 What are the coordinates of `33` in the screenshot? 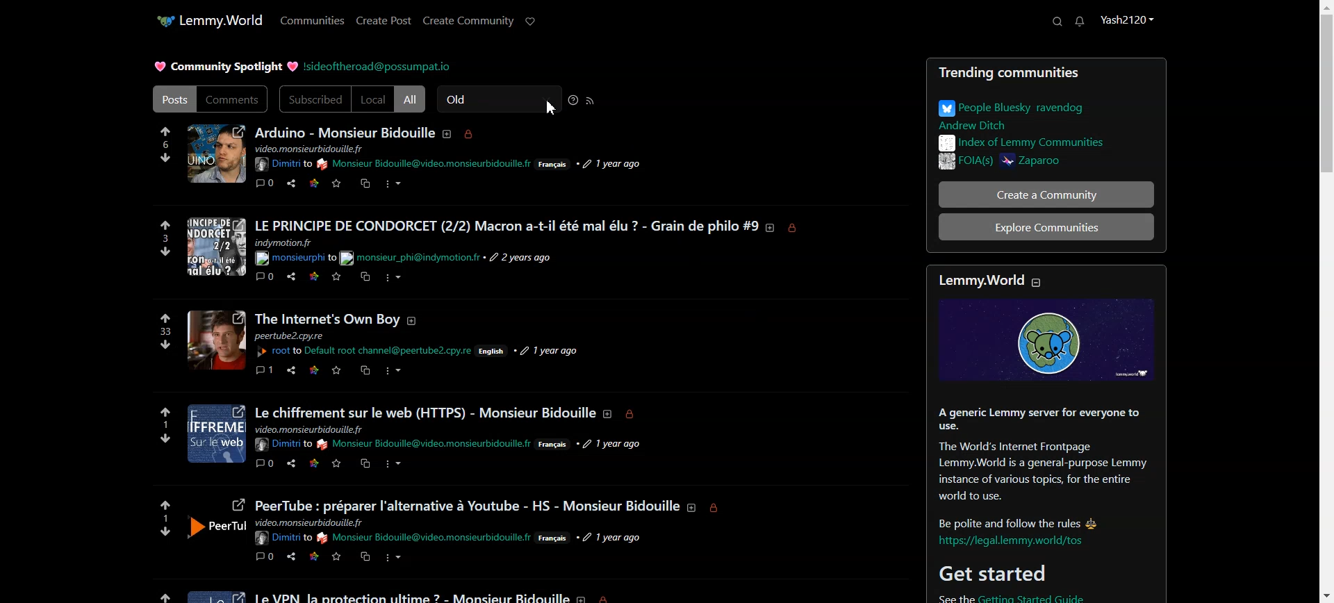 It's located at (167, 331).